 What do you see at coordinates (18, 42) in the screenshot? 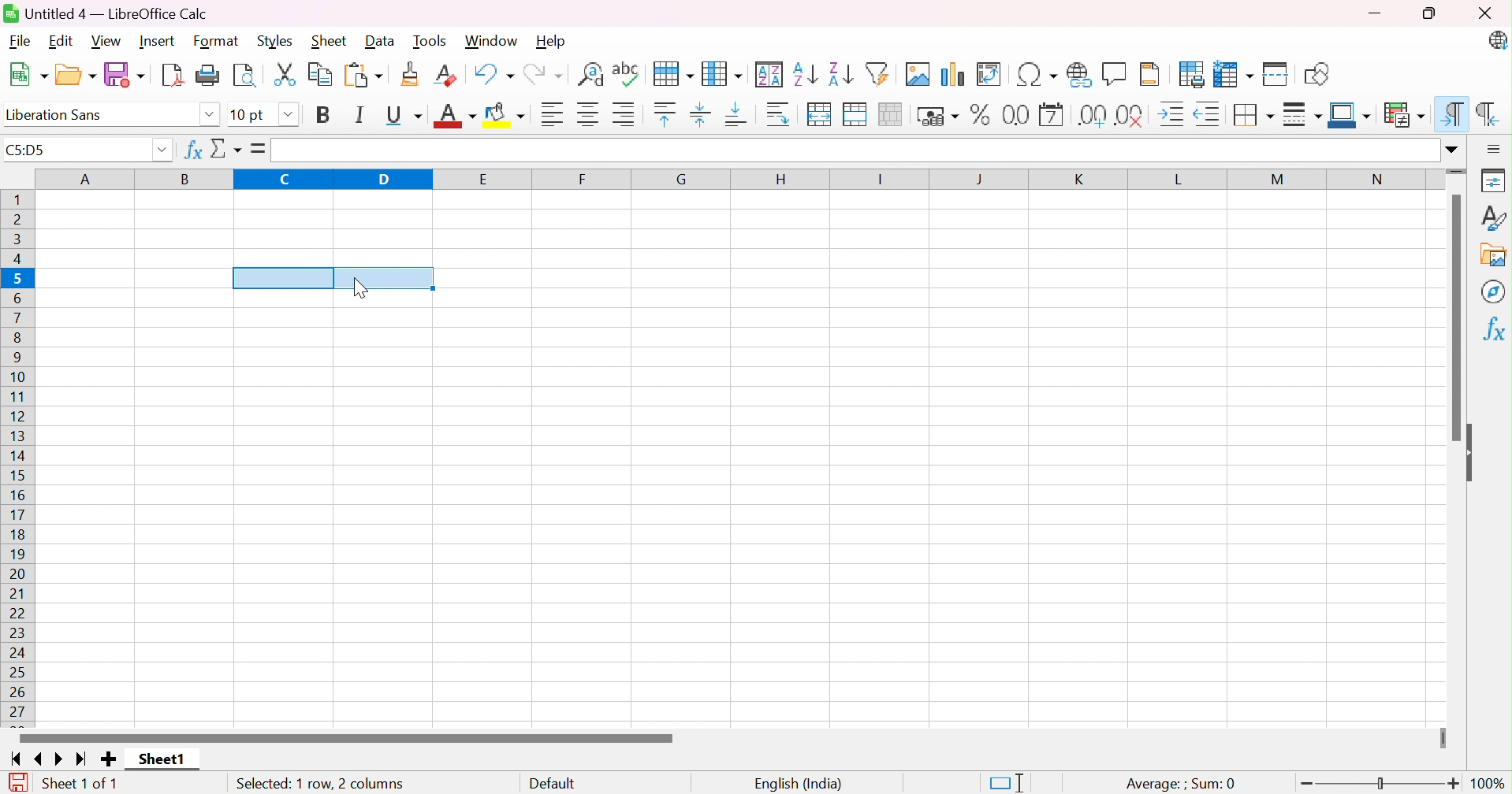
I see `File` at bounding box center [18, 42].